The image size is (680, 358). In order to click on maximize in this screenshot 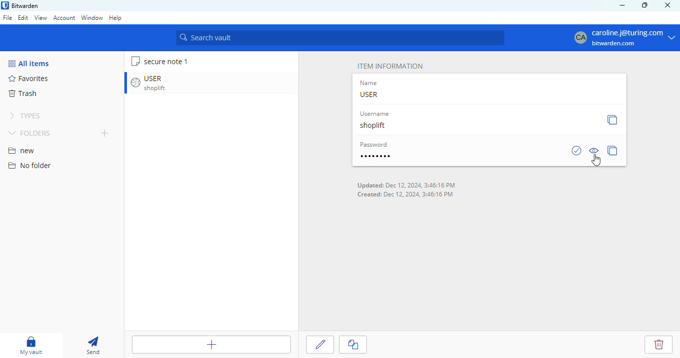, I will do `click(645, 5)`.